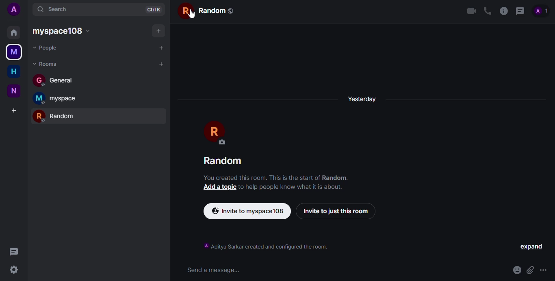 The image size is (555, 281). What do you see at coordinates (56, 80) in the screenshot?
I see `general` at bounding box center [56, 80].